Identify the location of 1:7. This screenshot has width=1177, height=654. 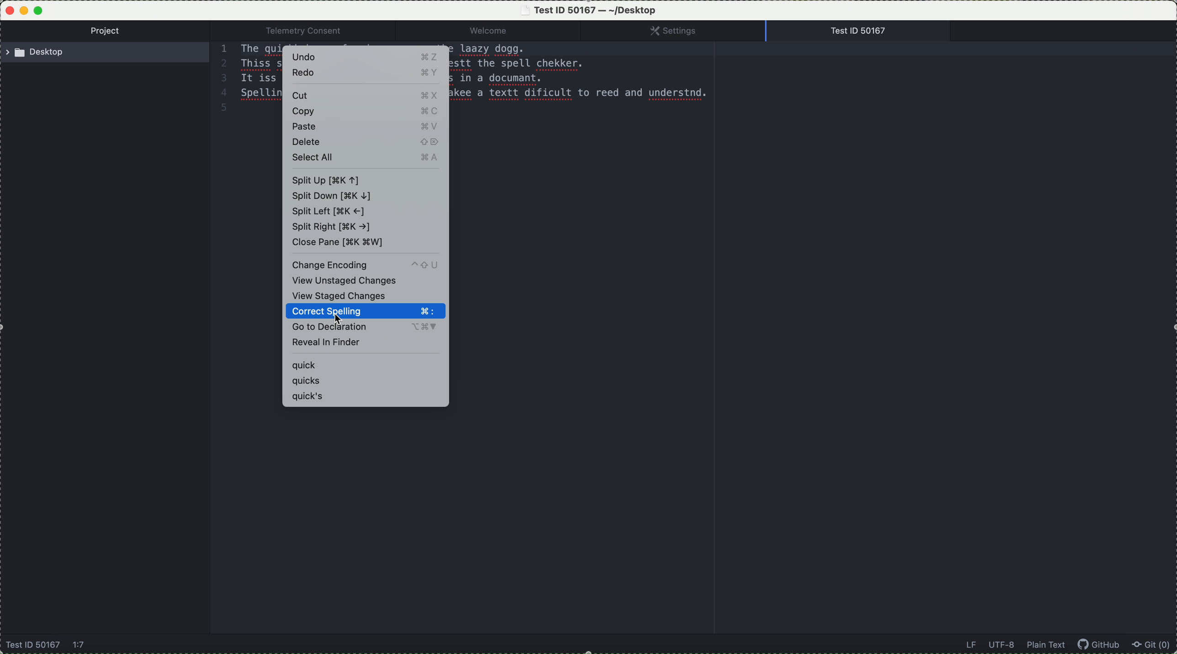
(80, 646).